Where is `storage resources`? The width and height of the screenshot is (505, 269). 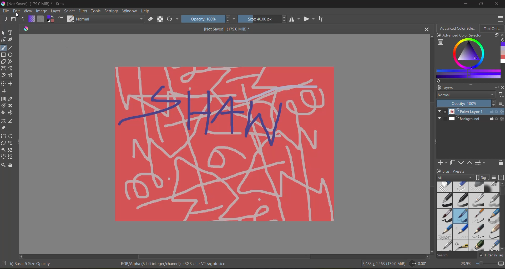 storage resources is located at coordinates (501, 178).